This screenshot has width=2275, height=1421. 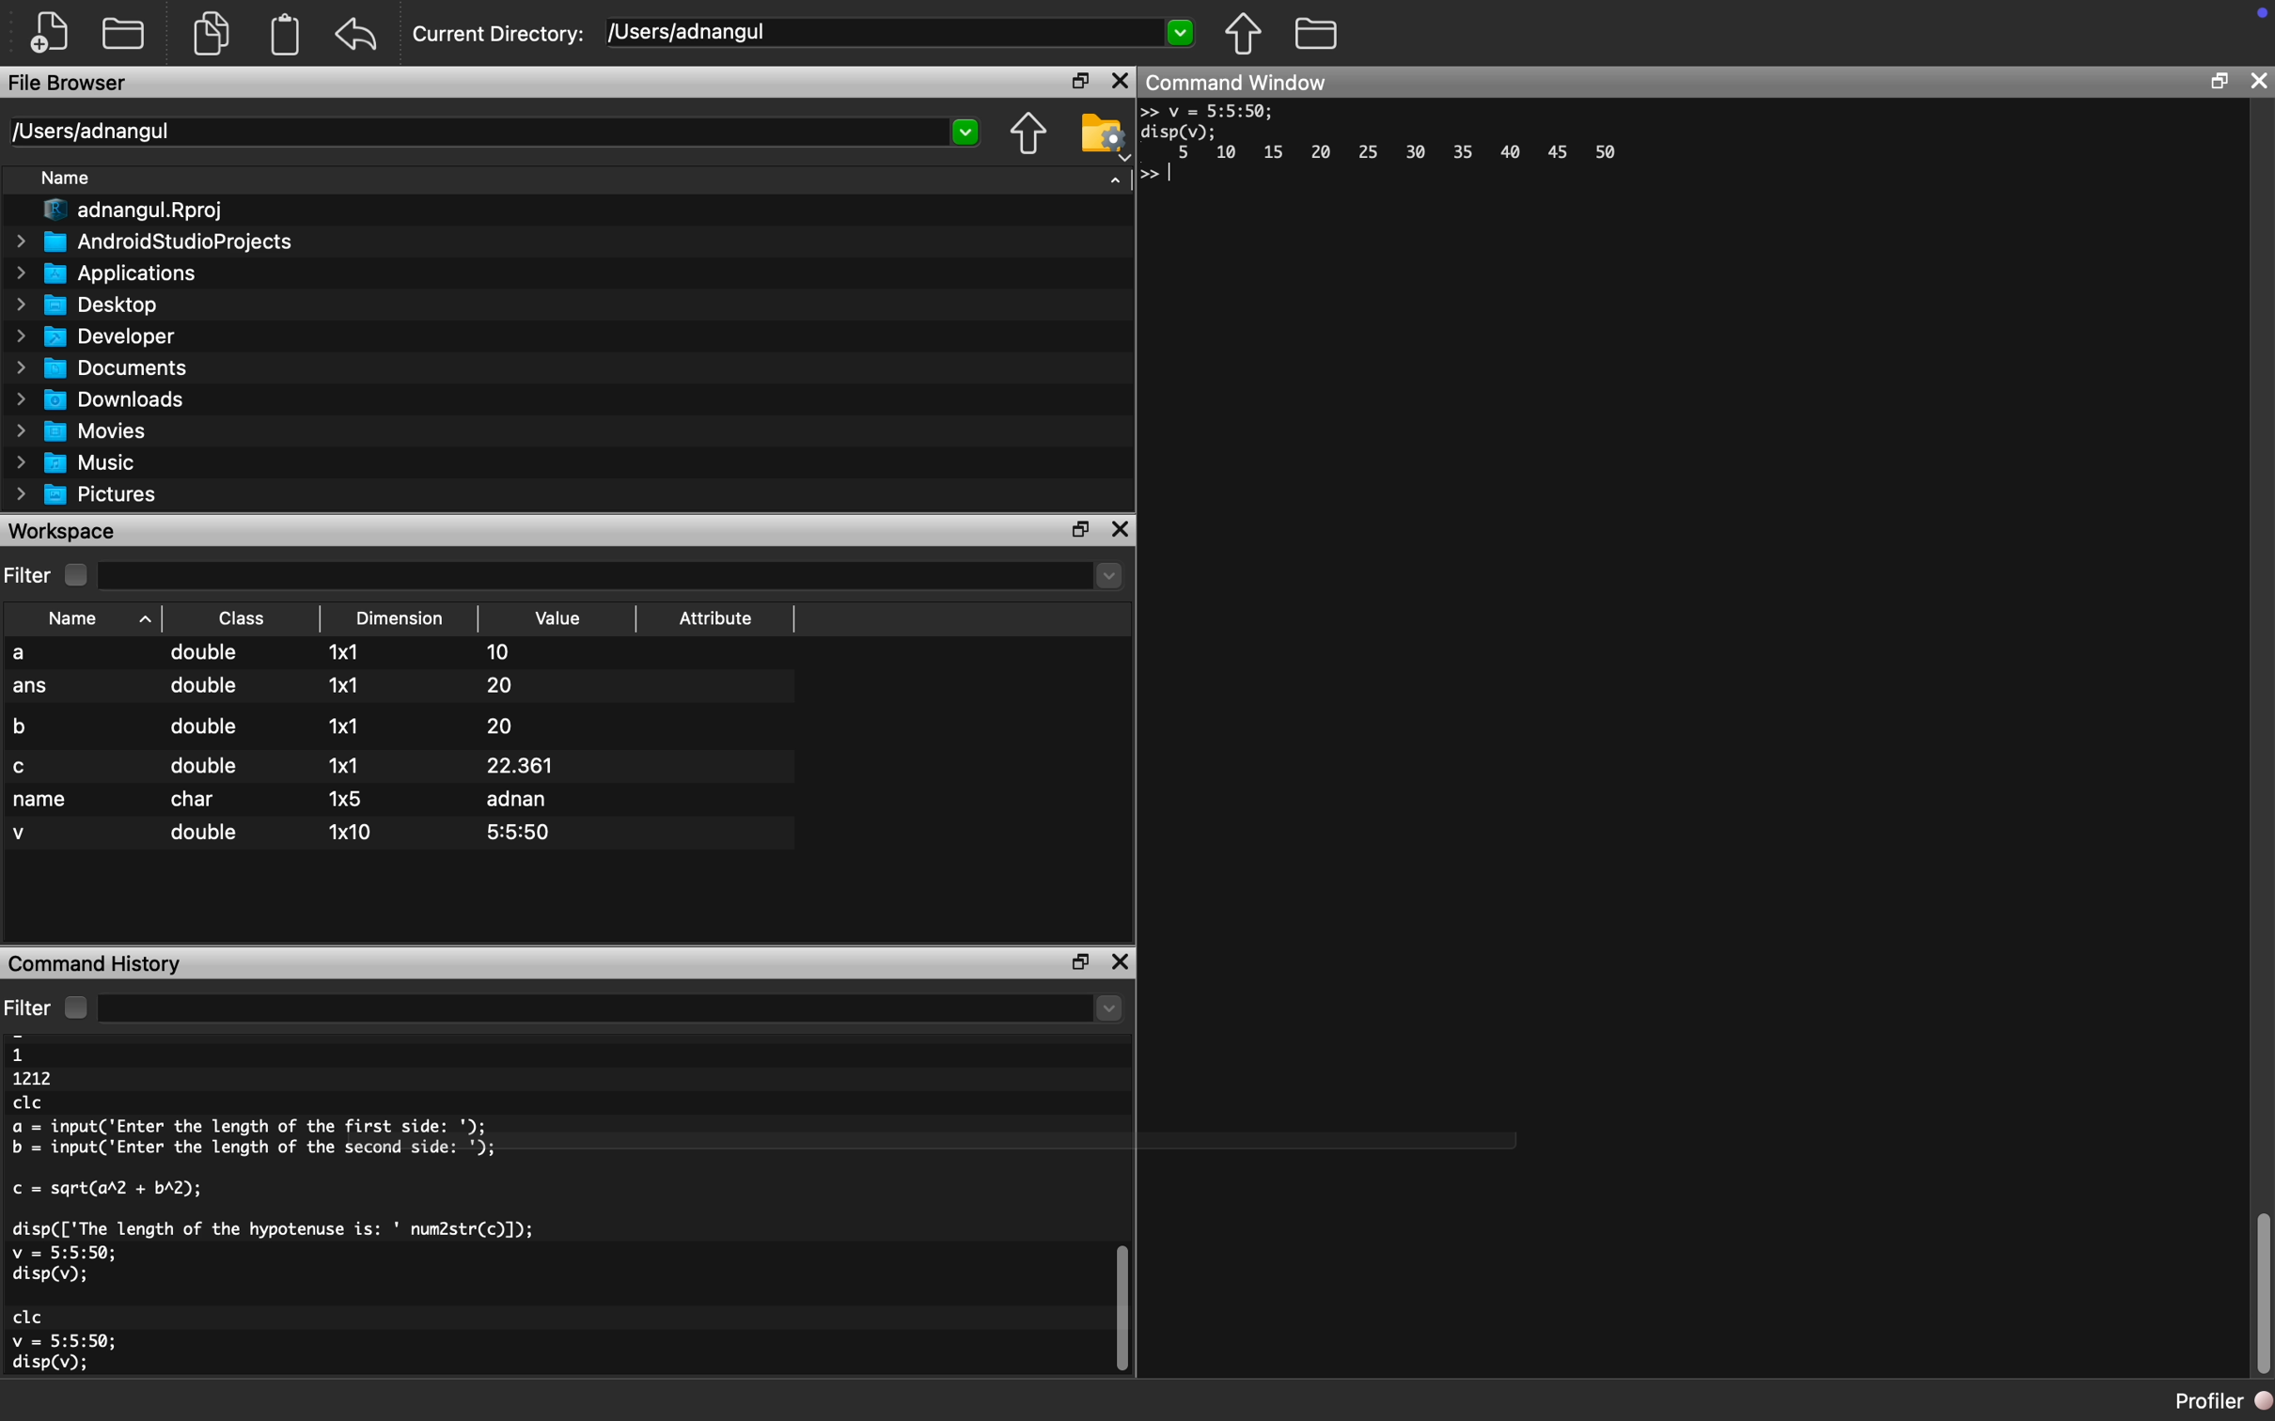 What do you see at coordinates (2263, 12) in the screenshot?
I see `icon` at bounding box center [2263, 12].